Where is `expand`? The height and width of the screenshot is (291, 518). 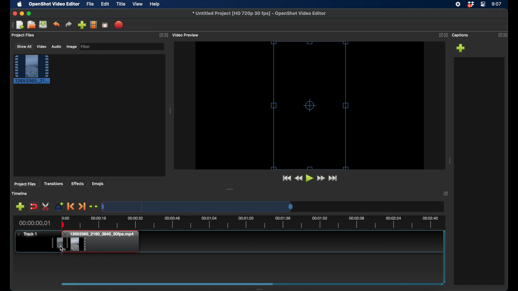
expand is located at coordinates (160, 35).